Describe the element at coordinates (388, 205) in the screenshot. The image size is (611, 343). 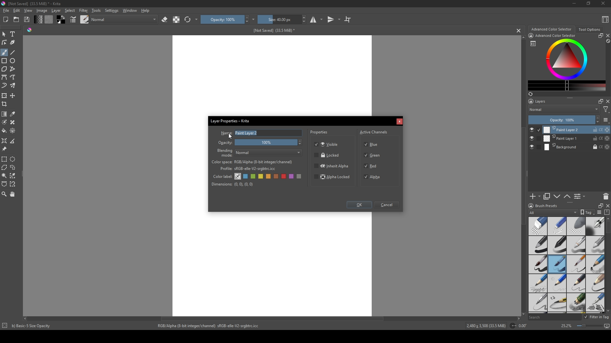
I see `Cancel` at that location.